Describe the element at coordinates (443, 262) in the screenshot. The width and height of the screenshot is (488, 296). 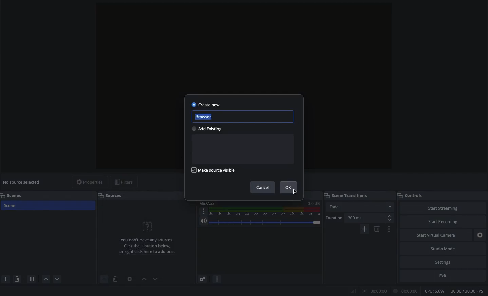
I see `Settings` at that location.